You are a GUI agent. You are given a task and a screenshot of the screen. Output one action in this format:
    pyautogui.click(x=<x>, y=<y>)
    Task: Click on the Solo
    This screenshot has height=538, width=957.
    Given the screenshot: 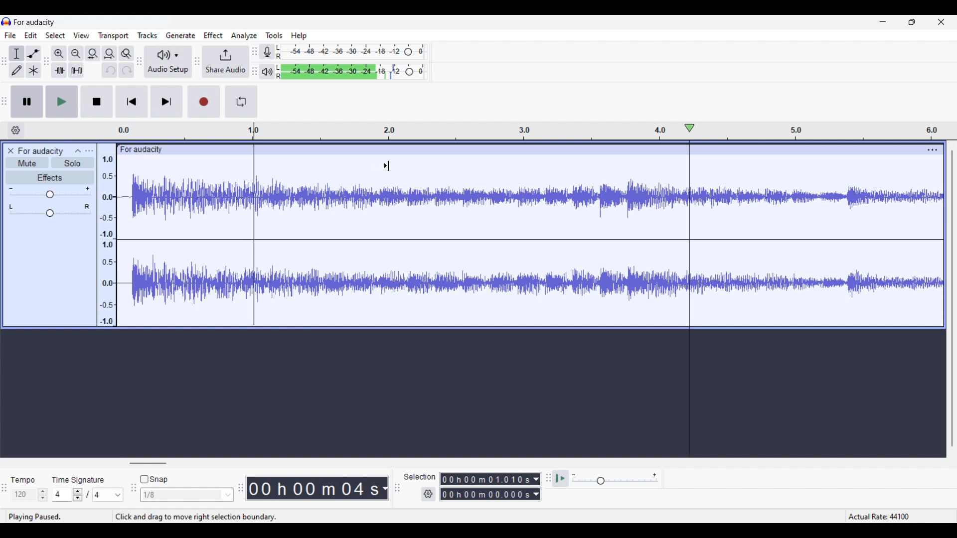 What is the action you would take?
    pyautogui.click(x=73, y=163)
    